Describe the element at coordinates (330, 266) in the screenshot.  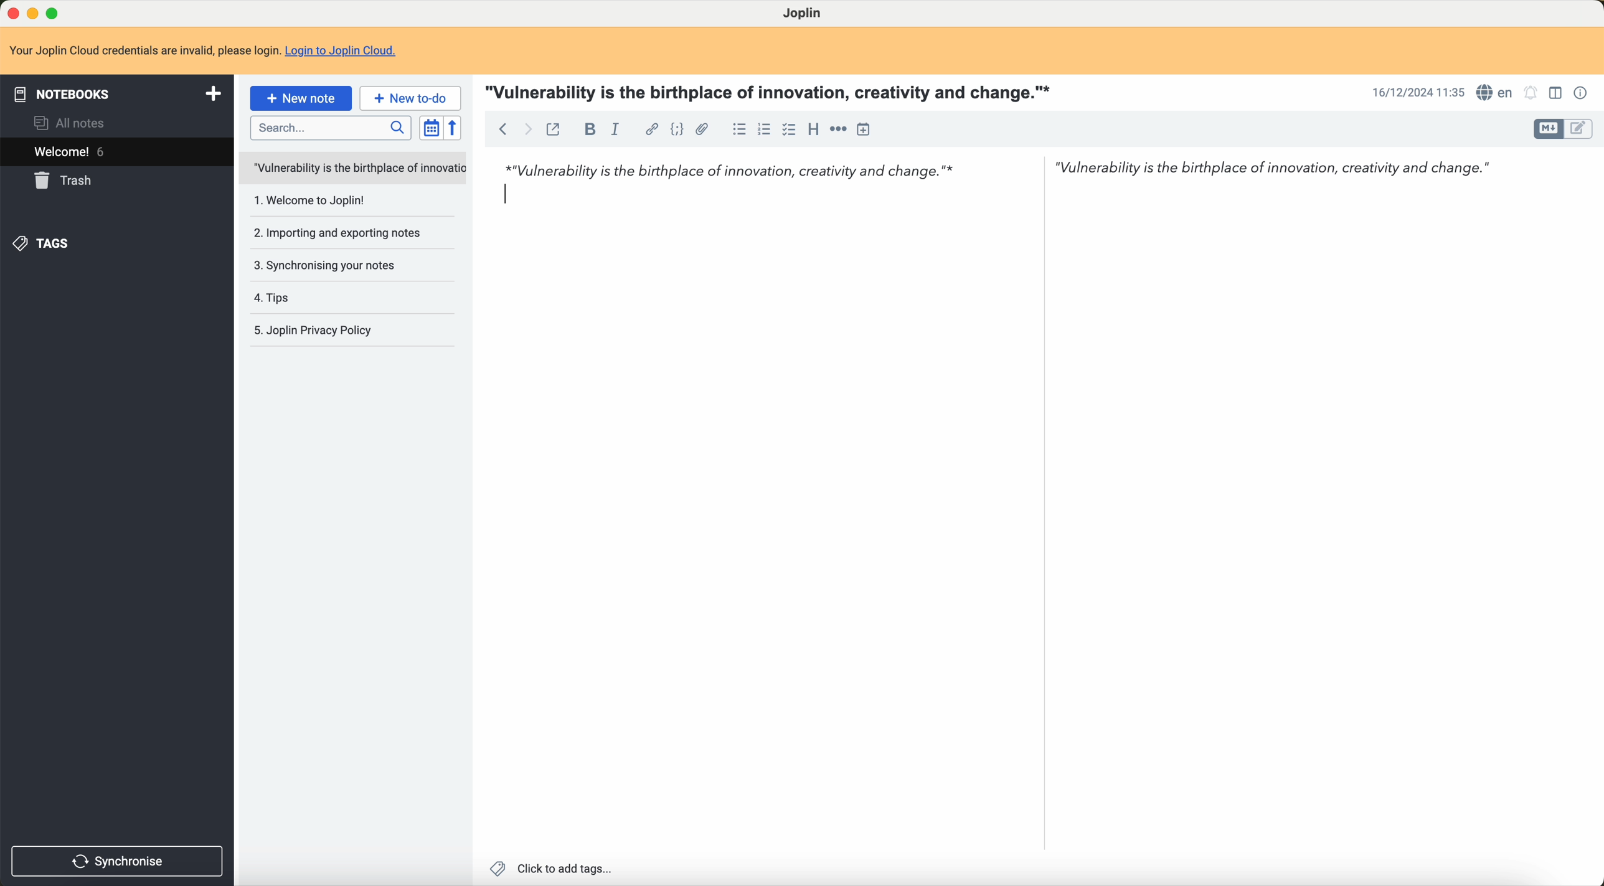
I see `3. Synchronising your notes` at that location.